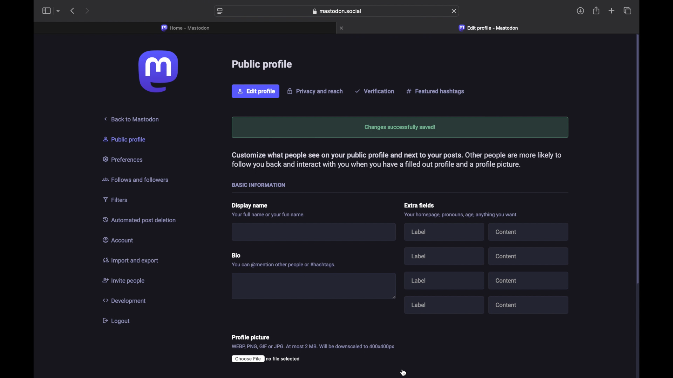  What do you see at coordinates (269, 359) in the screenshot?
I see `(EEE ro file selected` at bounding box center [269, 359].